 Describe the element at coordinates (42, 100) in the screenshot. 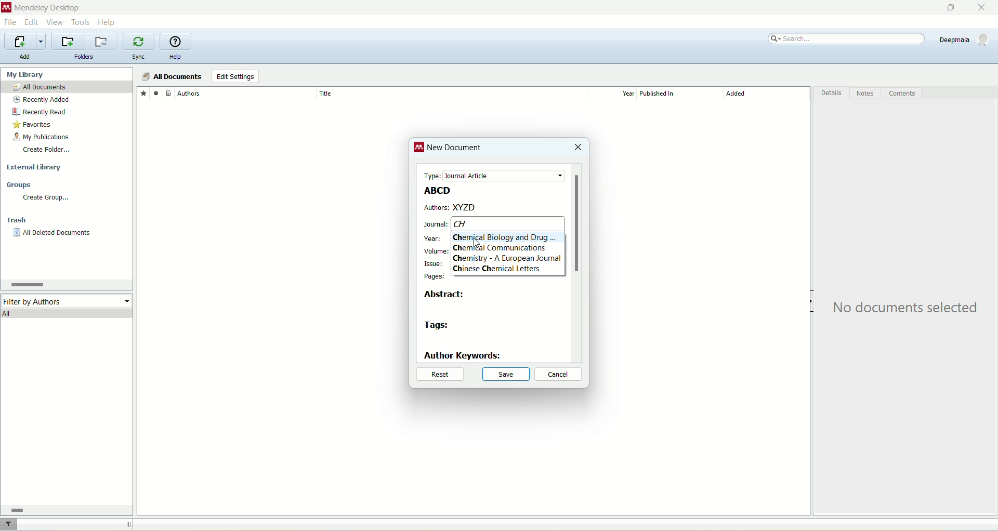

I see `recently added` at that location.